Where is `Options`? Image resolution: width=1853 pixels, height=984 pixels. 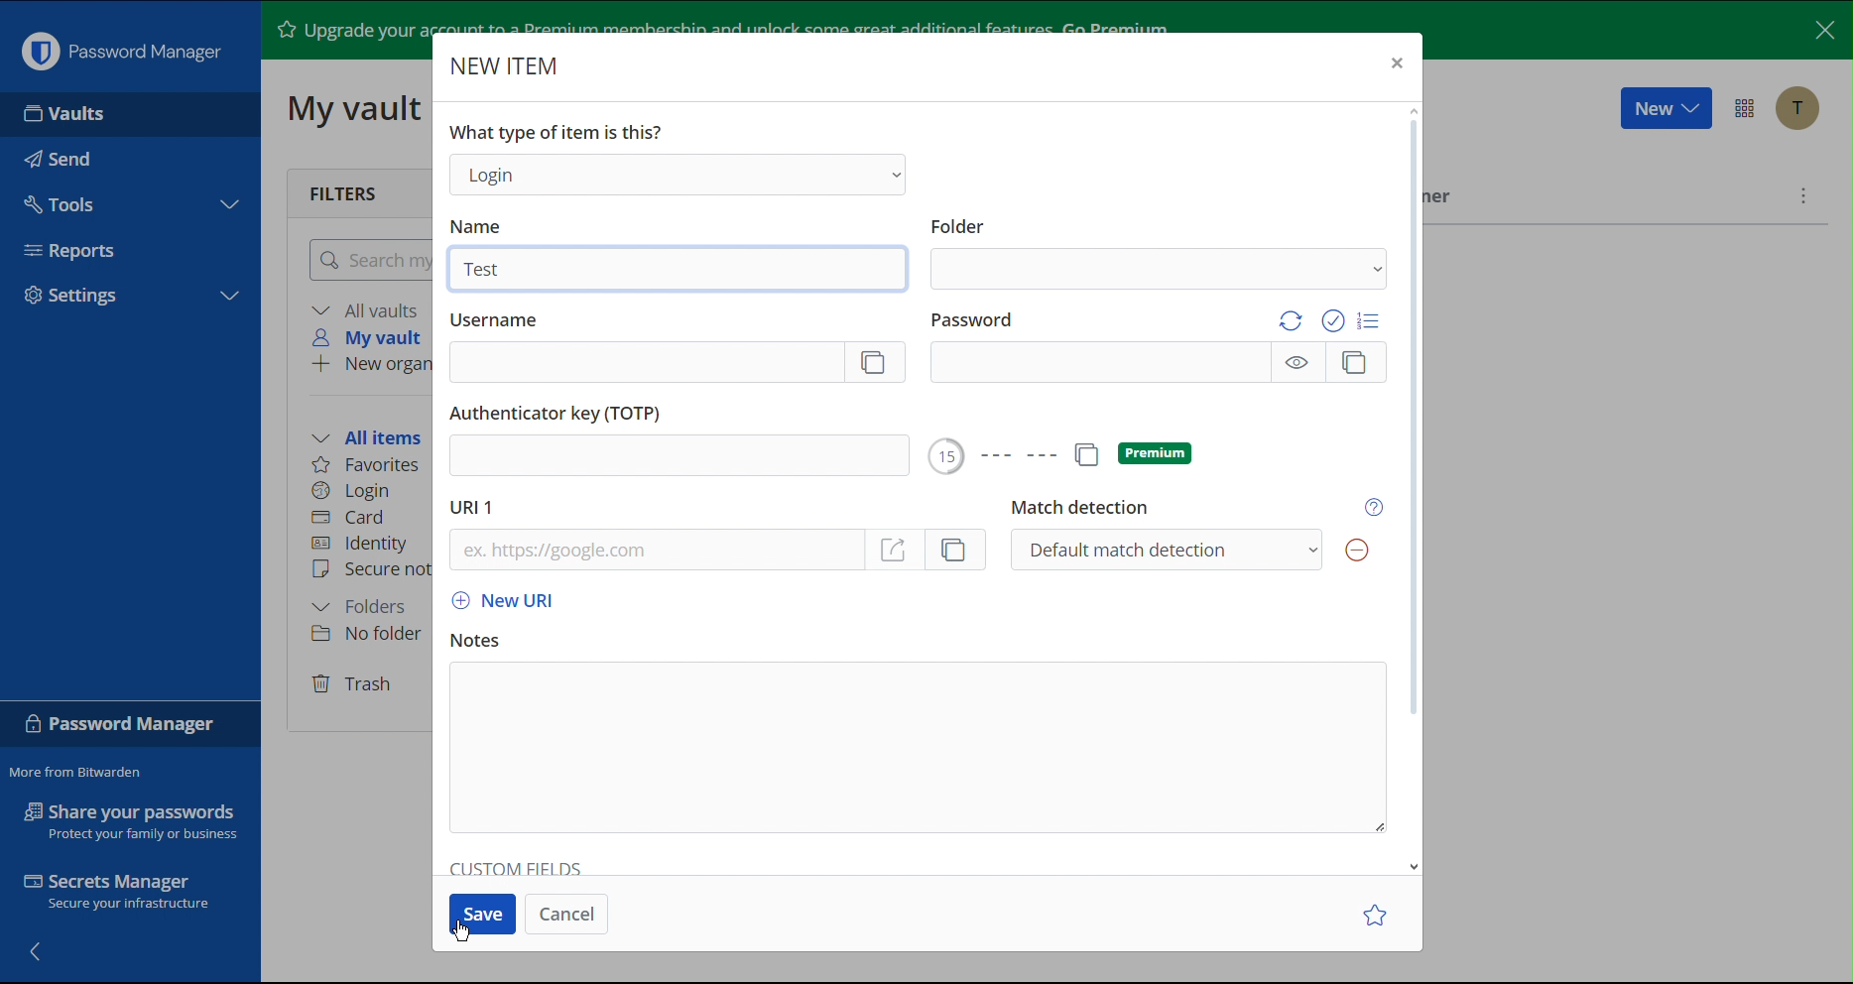 Options is located at coordinates (1748, 107).